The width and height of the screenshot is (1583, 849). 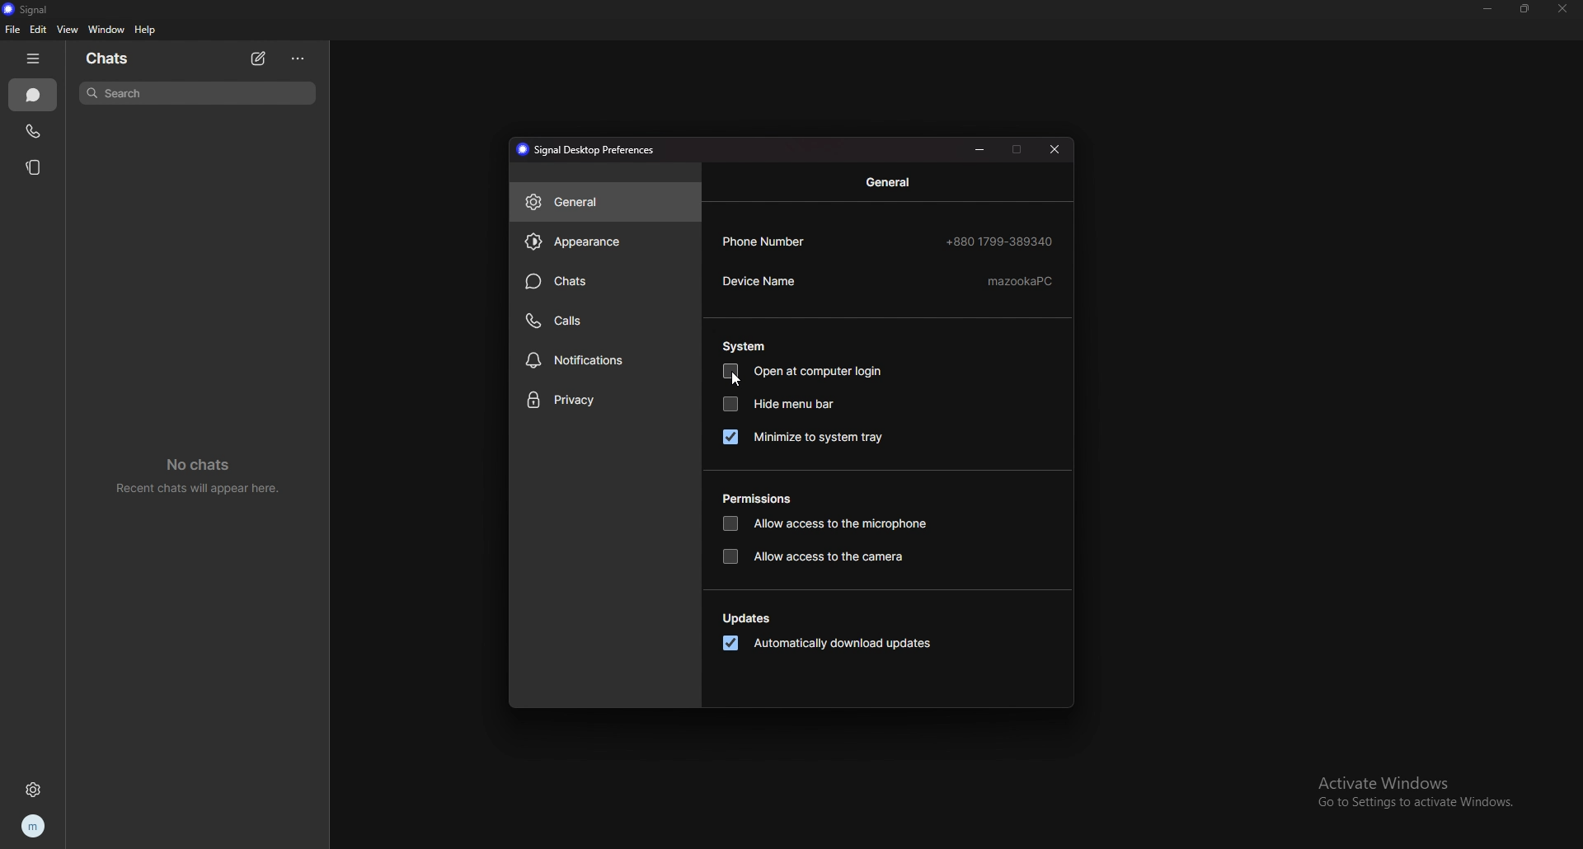 What do you see at coordinates (1055, 150) in the screenshot?
I see `close` at bounding box center [1055, 150].